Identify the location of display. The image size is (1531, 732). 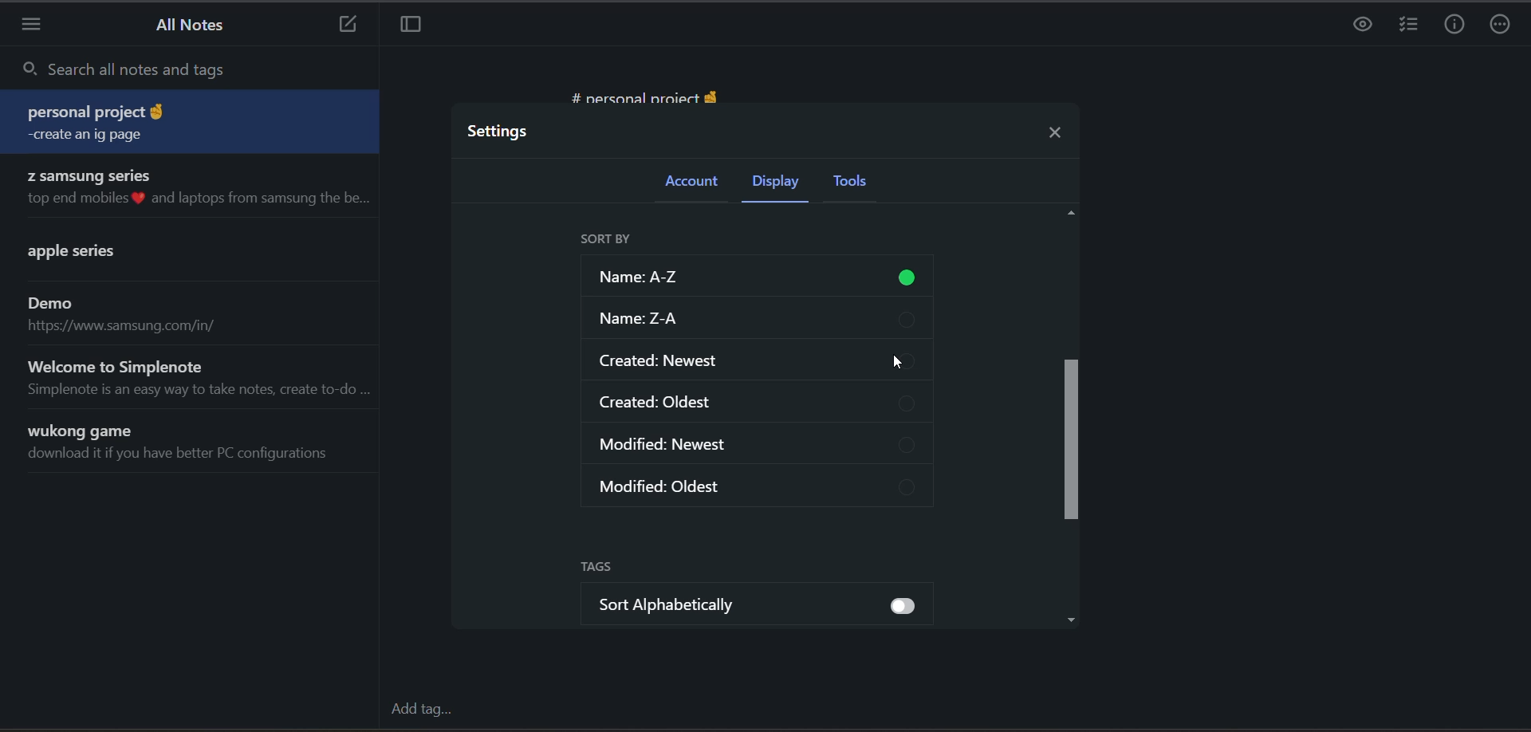
(774, 183).